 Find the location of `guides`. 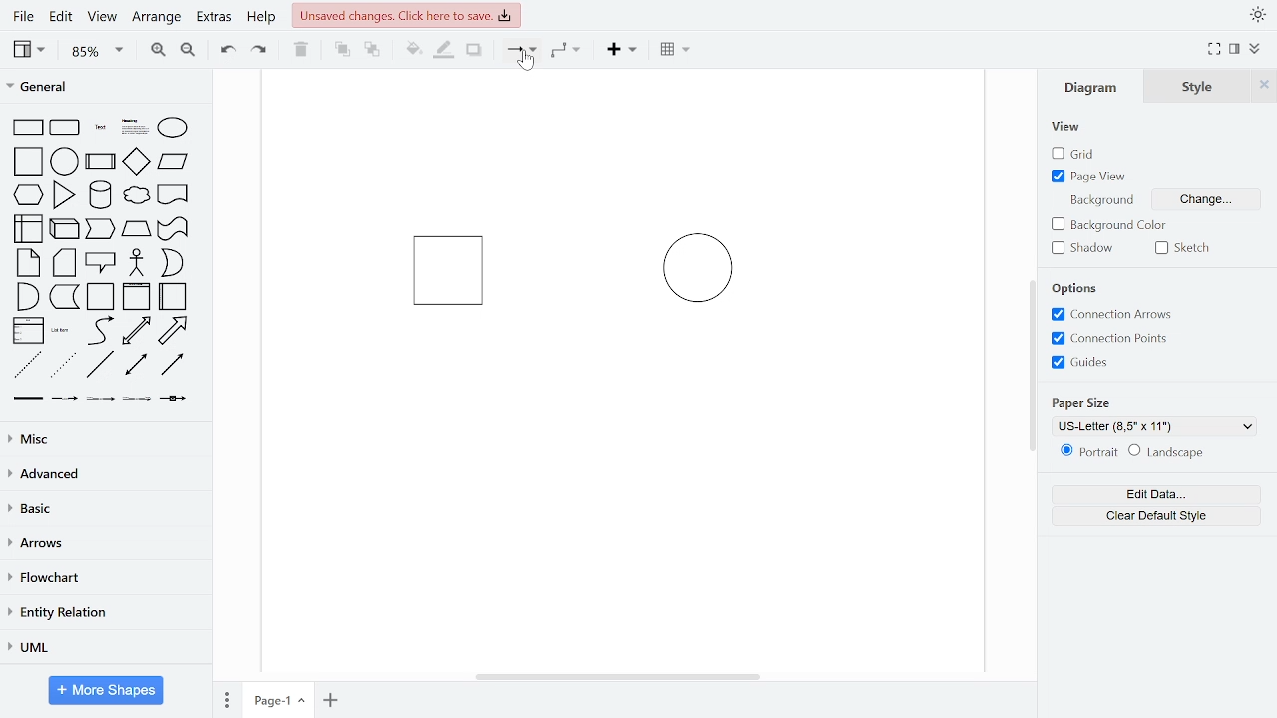

guides is located at coordinates (1080, 362).